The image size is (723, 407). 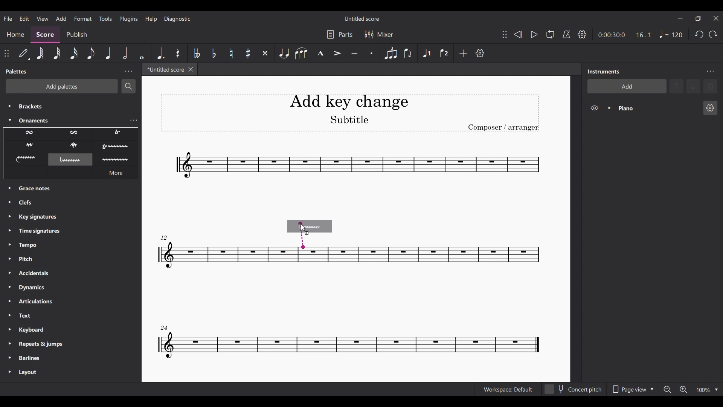 What do you see at coordinates (480, 53) in the screenshot?
I see `Customize tools` at bounding box center [480, 53].